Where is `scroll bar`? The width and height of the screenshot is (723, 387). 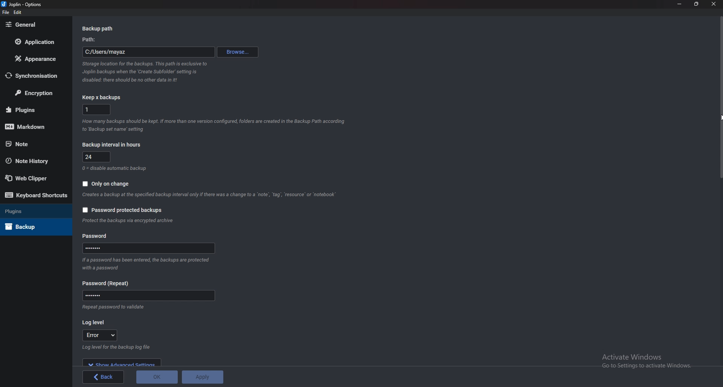 scroll bar is located at coordinates (720, 189).